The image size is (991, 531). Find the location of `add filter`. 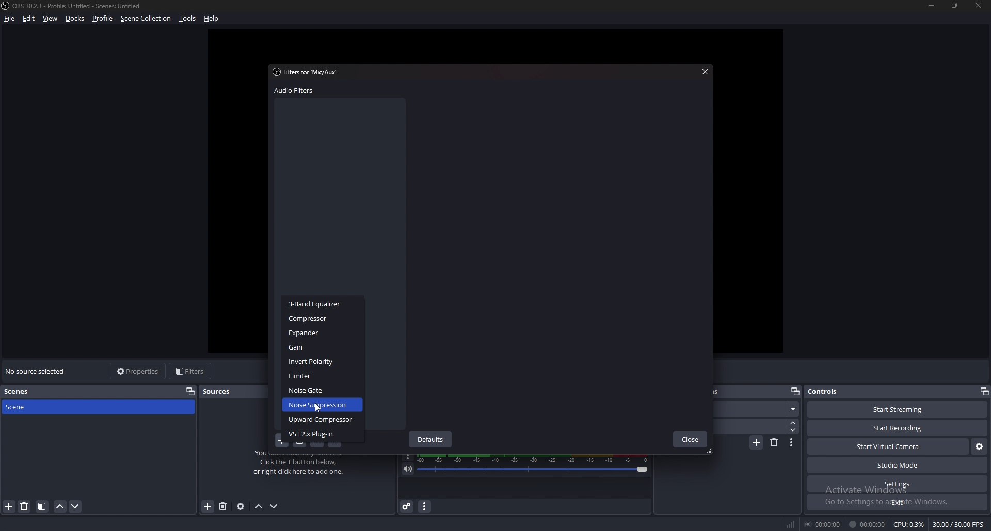

add filter is located at coordinates (282, 442).